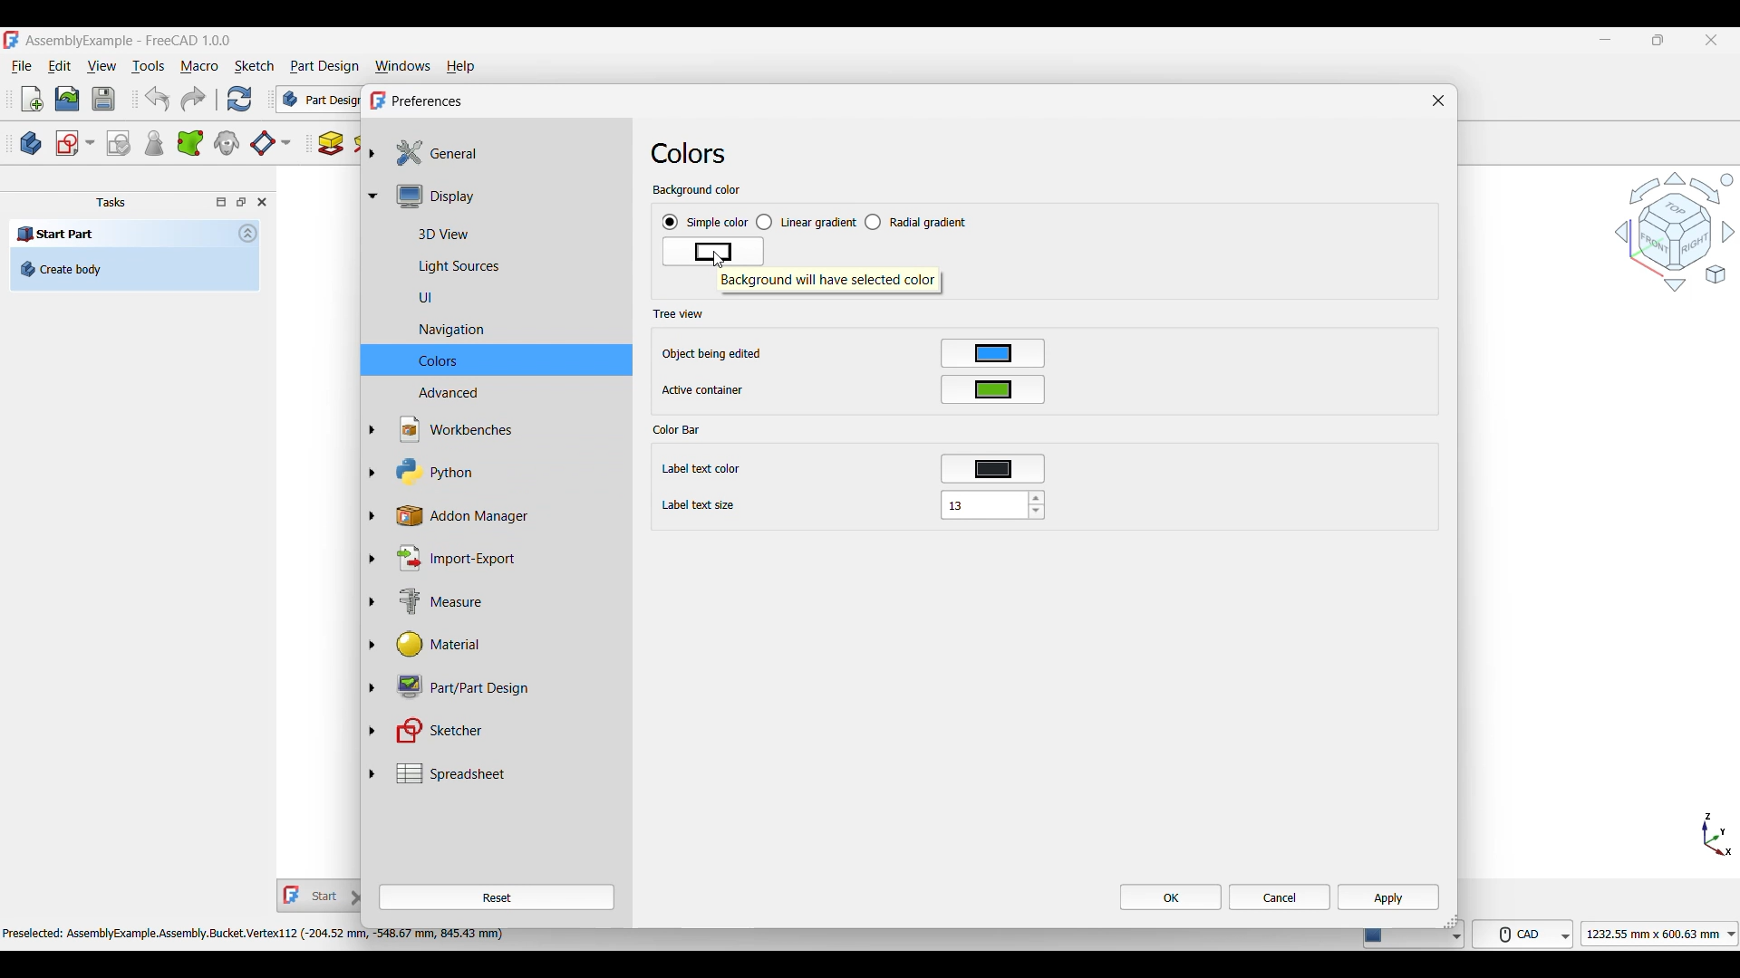 This screenshot has width=1740, height=978. Describe the element at coordinates (506, 360) in the screenshot. I see `Colors` at that location.